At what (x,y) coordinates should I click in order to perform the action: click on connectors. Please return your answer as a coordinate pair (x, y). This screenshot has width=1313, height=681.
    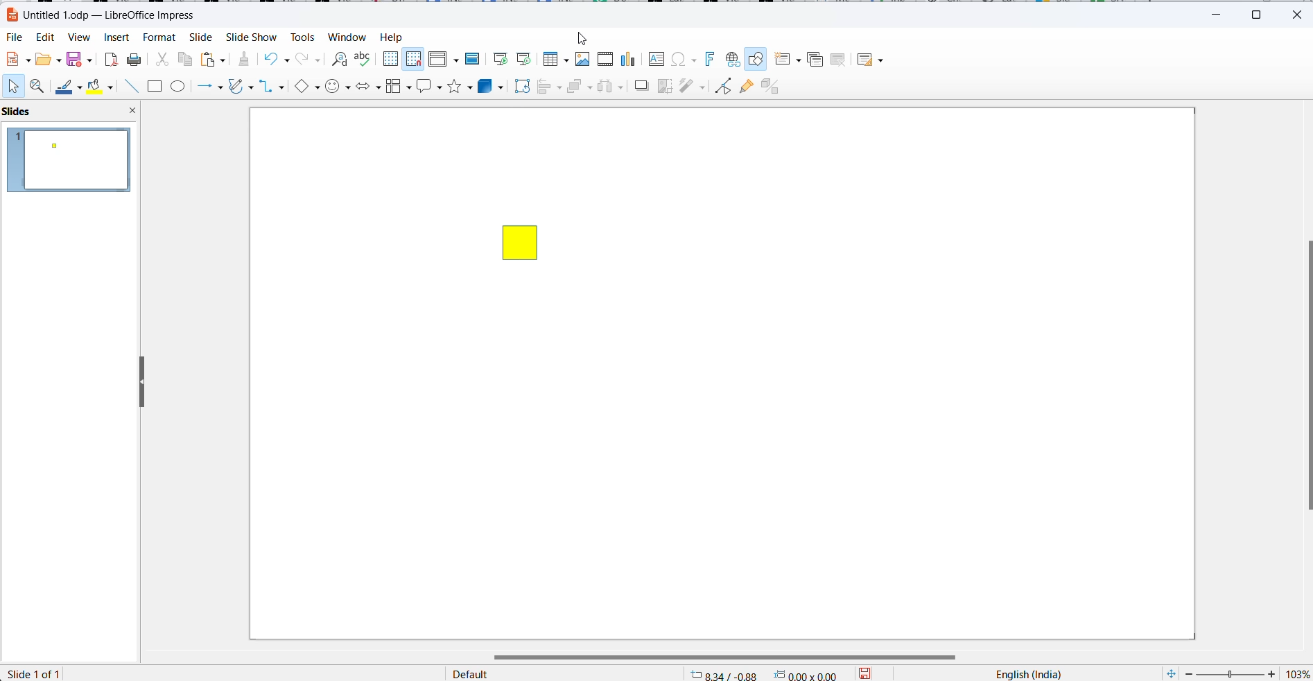
    Looking at the image, I should click on (272, 87).